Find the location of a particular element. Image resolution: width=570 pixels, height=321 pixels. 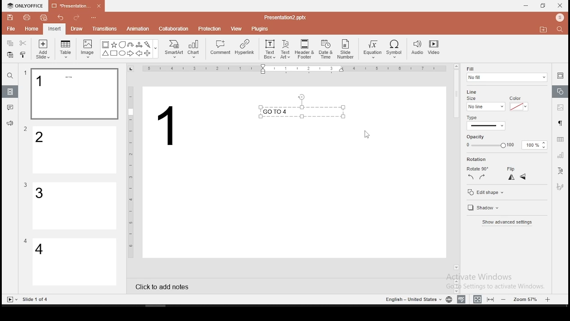

Move to folder is located at coordinates (545, 30).